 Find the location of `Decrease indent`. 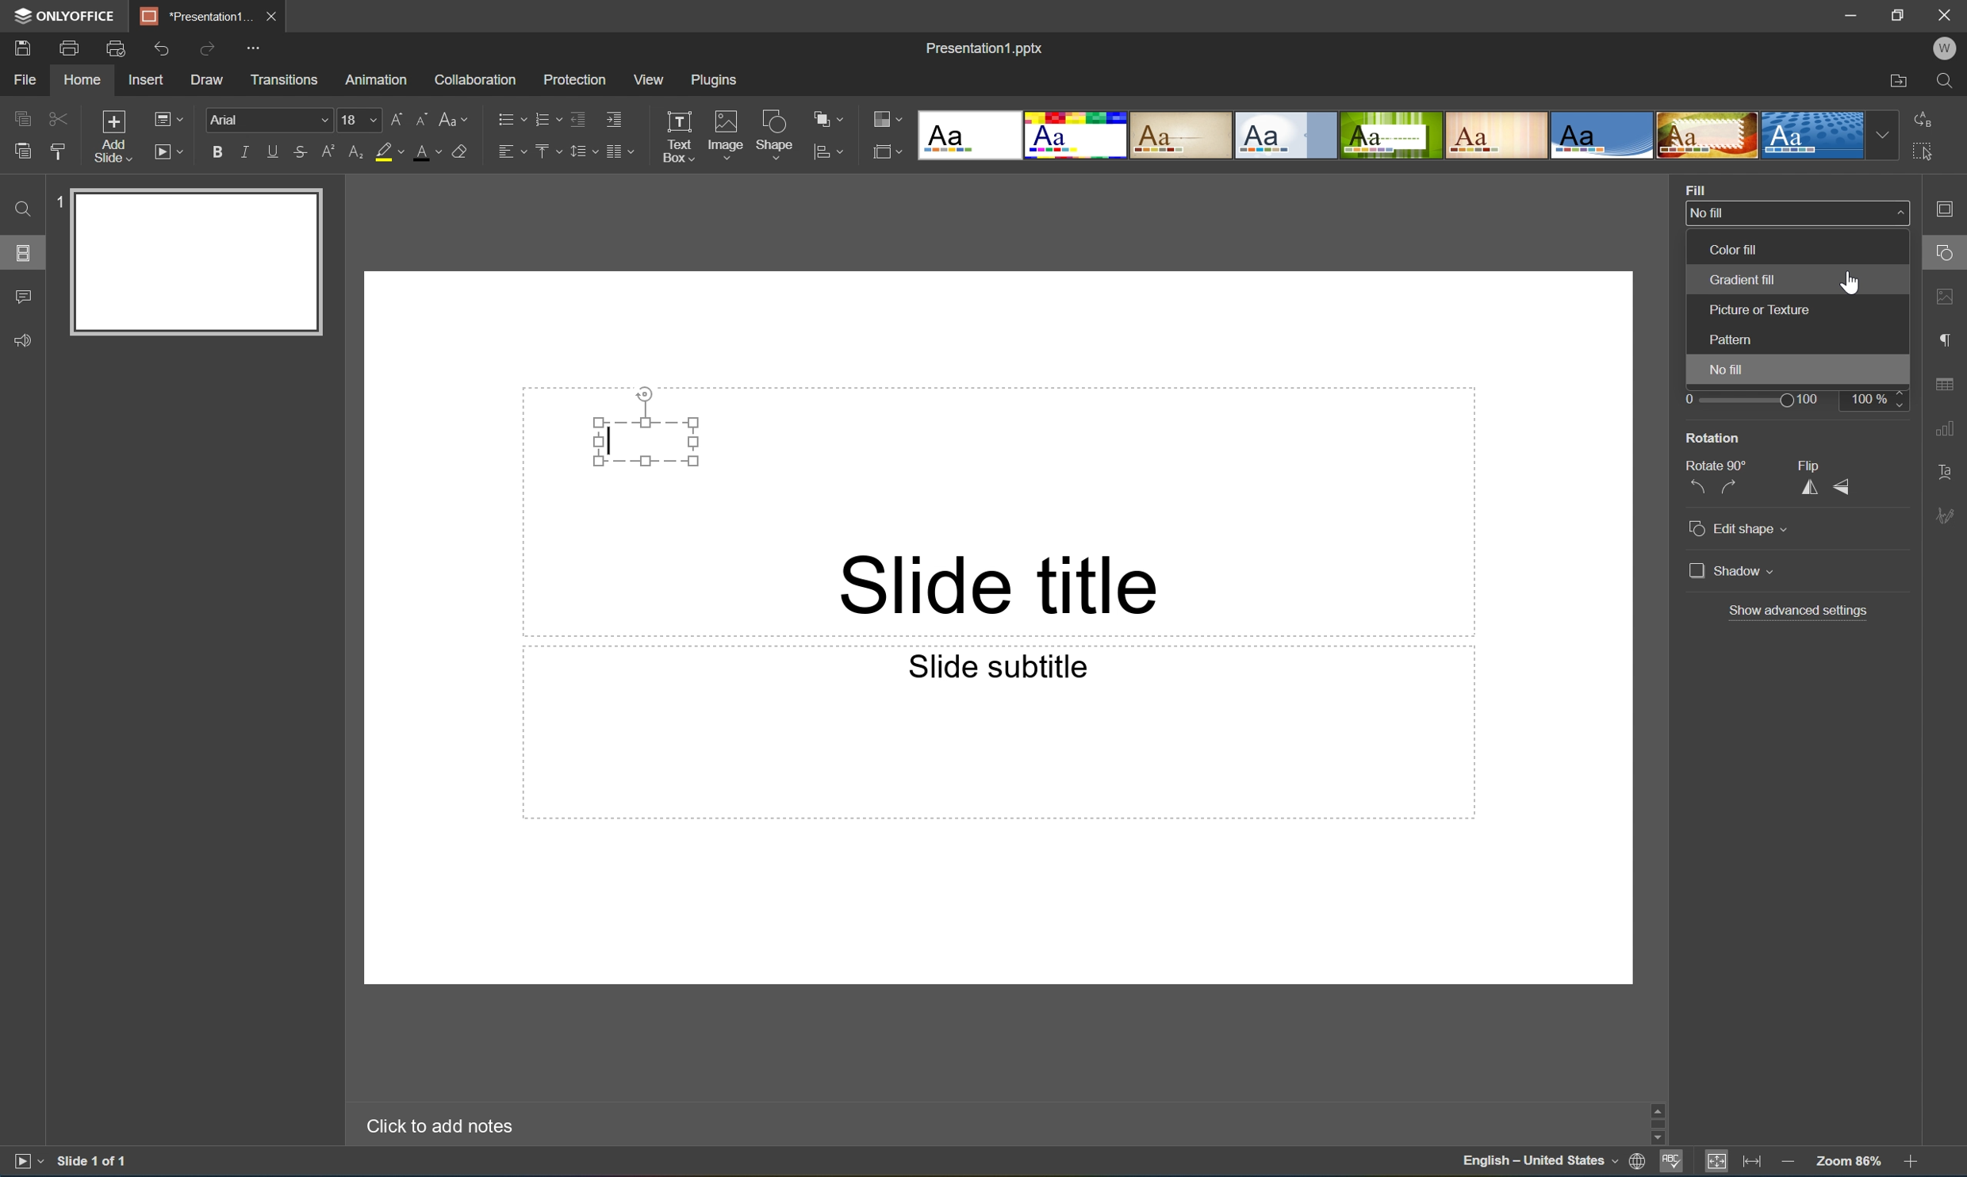

Decrease indent is located at coordinates (577, 118).